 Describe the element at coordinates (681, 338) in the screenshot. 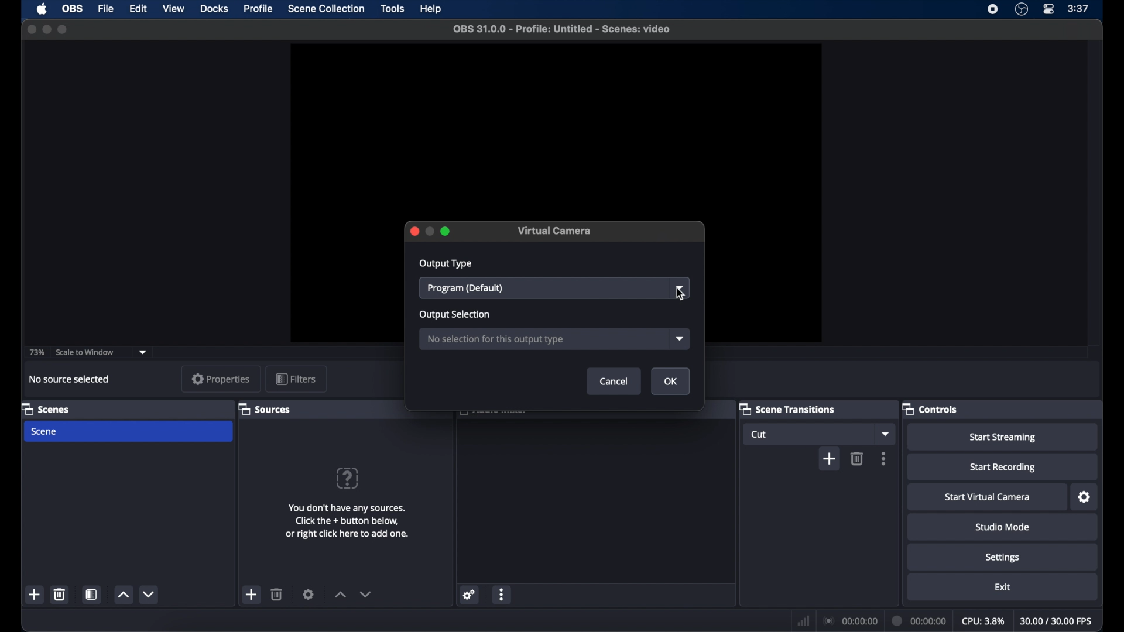

I see `dropdown` at that location.